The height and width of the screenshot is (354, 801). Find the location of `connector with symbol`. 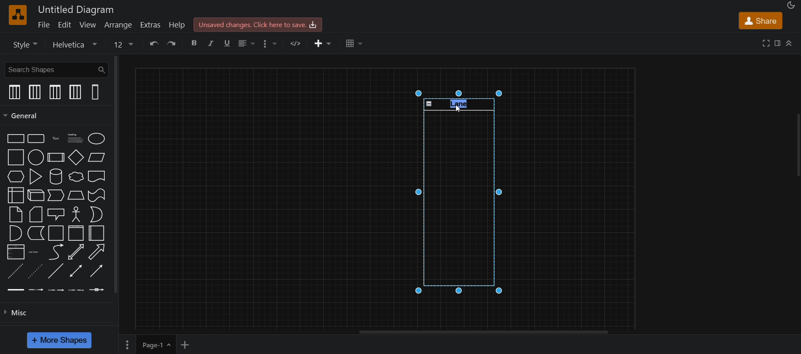

connector with symbol is located at coordinates (98, 291).